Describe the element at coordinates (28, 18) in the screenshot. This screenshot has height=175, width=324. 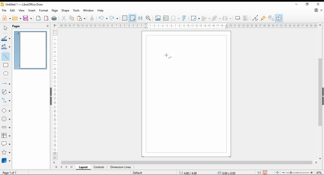
I see `save` at that location.